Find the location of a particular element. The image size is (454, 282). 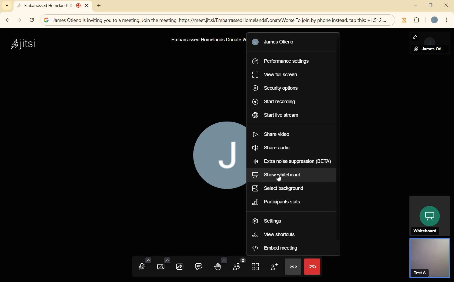

START LIVE STREAM is located at coordinates (279, 115).